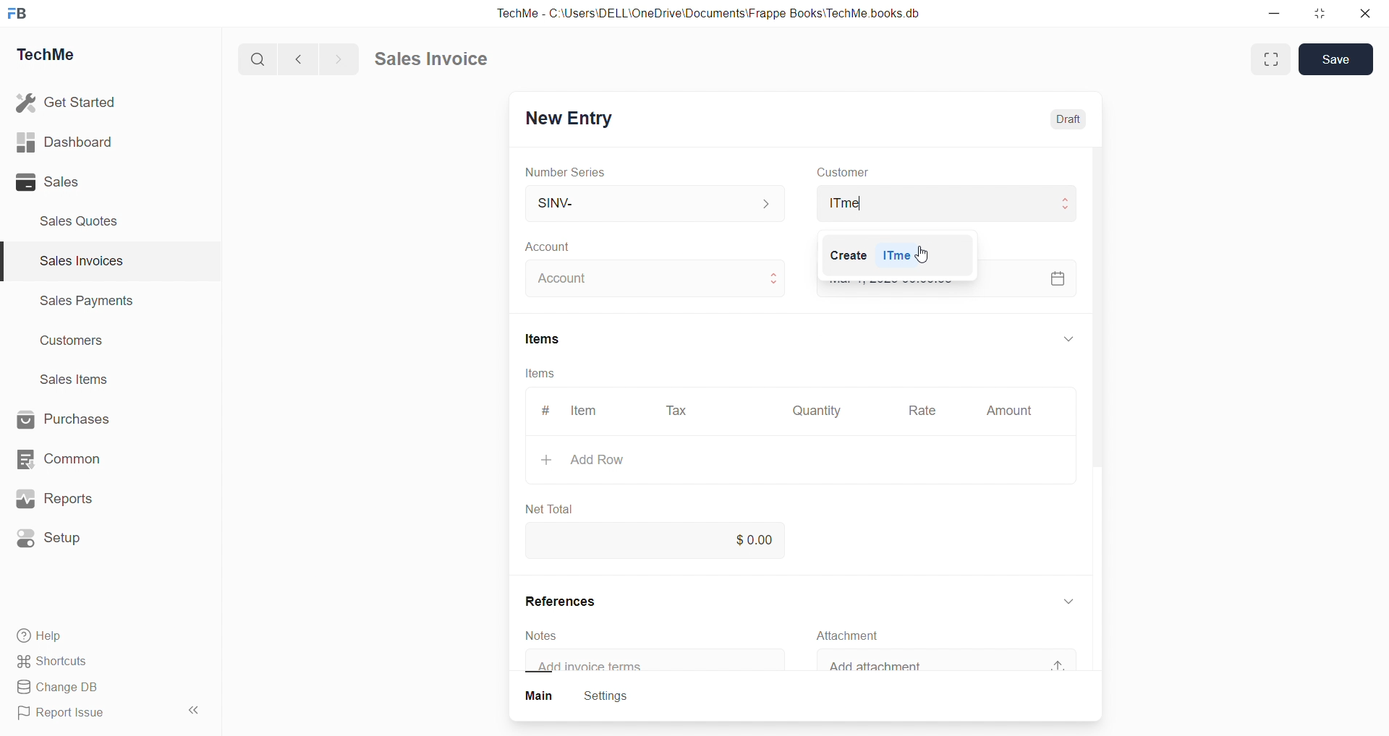 Image resolution: width=1389 pixels, height=736 pixels. What do you see at coordinates (553, 339) in the screenshot?
I see `Items` at bounding box center [553, 339].